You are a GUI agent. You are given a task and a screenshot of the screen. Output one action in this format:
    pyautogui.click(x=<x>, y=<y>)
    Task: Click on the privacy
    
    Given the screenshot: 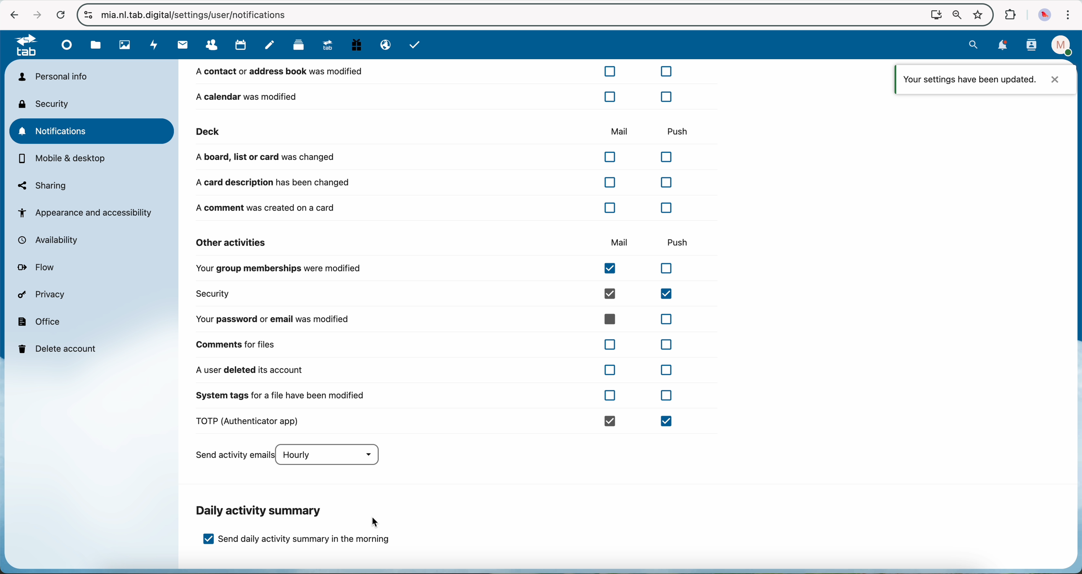 What is the action you would take?
    pyautogui.click(x=44, y=296)
    